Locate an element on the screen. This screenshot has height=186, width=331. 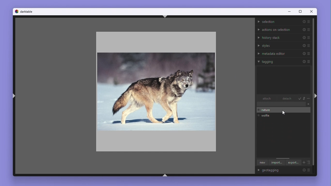
Minimise is located at coordinates (289, 12).